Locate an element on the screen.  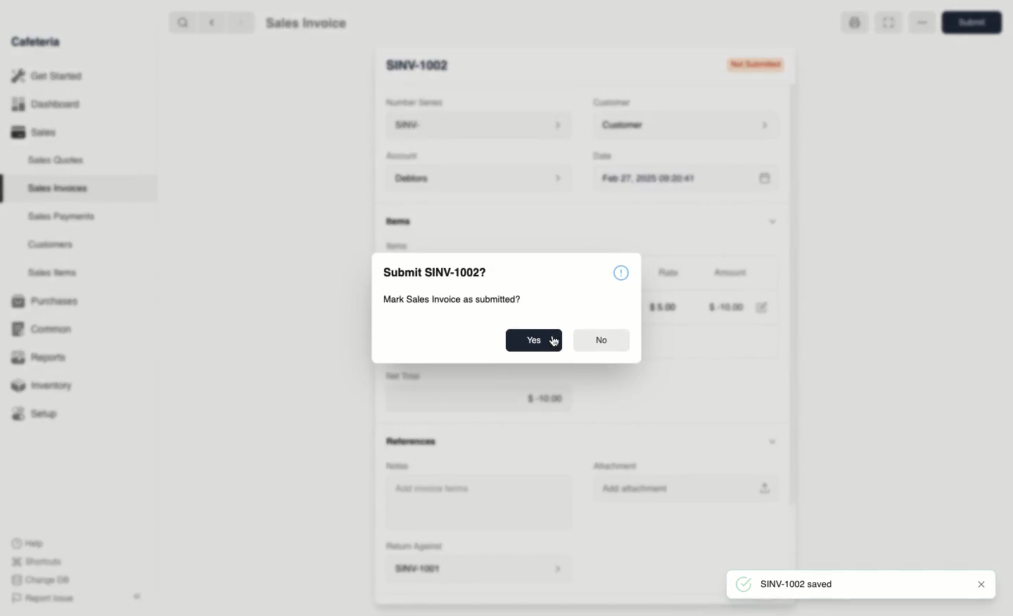
Feb 27, 2025 09:19:04 is located at coordinates (692, 179).